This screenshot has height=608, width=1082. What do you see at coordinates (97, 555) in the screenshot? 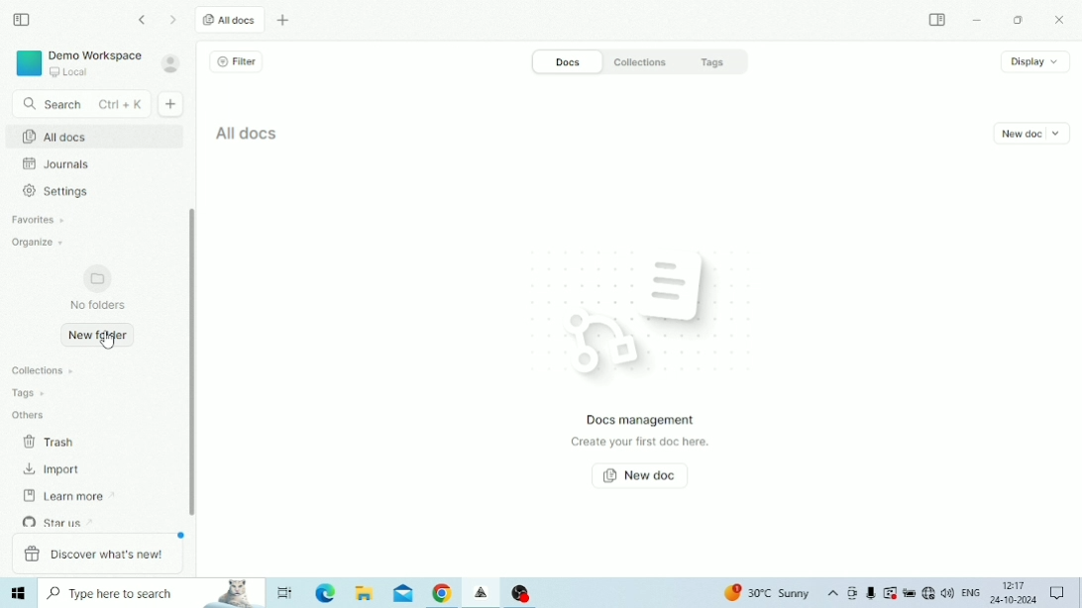
I see `Discover what's new!` at bounding box center [97, 555].